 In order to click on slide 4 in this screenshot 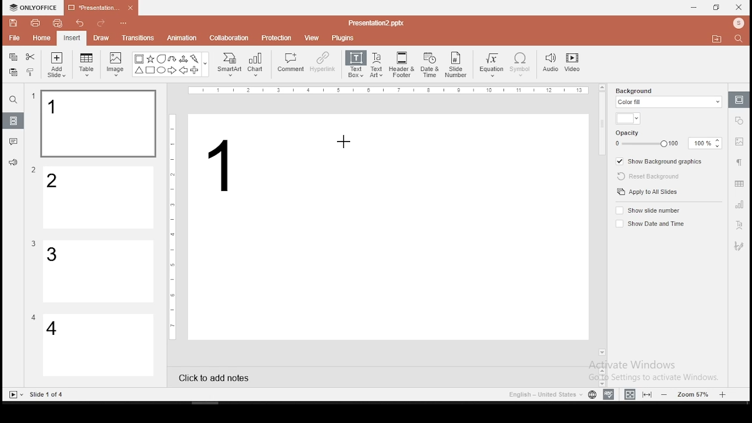, I will do `click(99, 346)`.